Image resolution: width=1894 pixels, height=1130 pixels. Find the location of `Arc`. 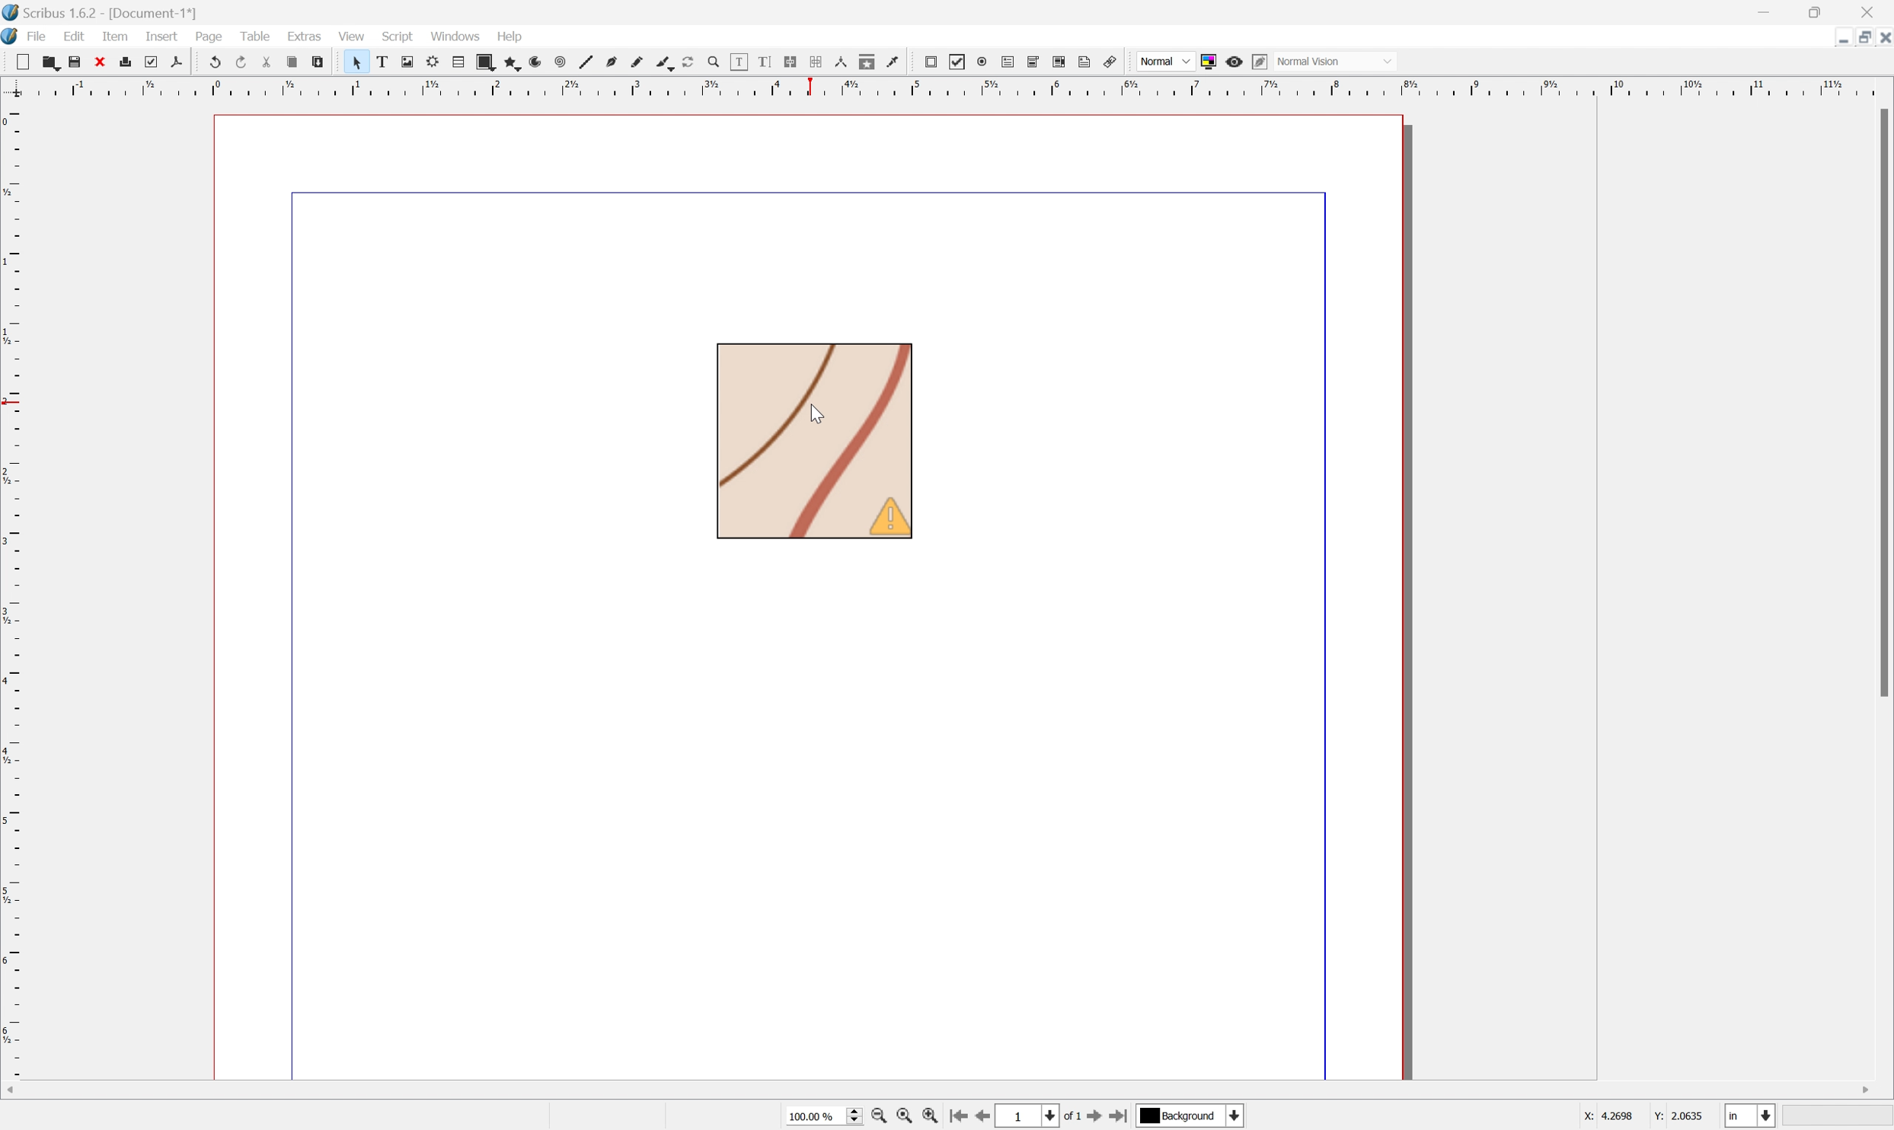

Arc is located at coordinates (542, 64).